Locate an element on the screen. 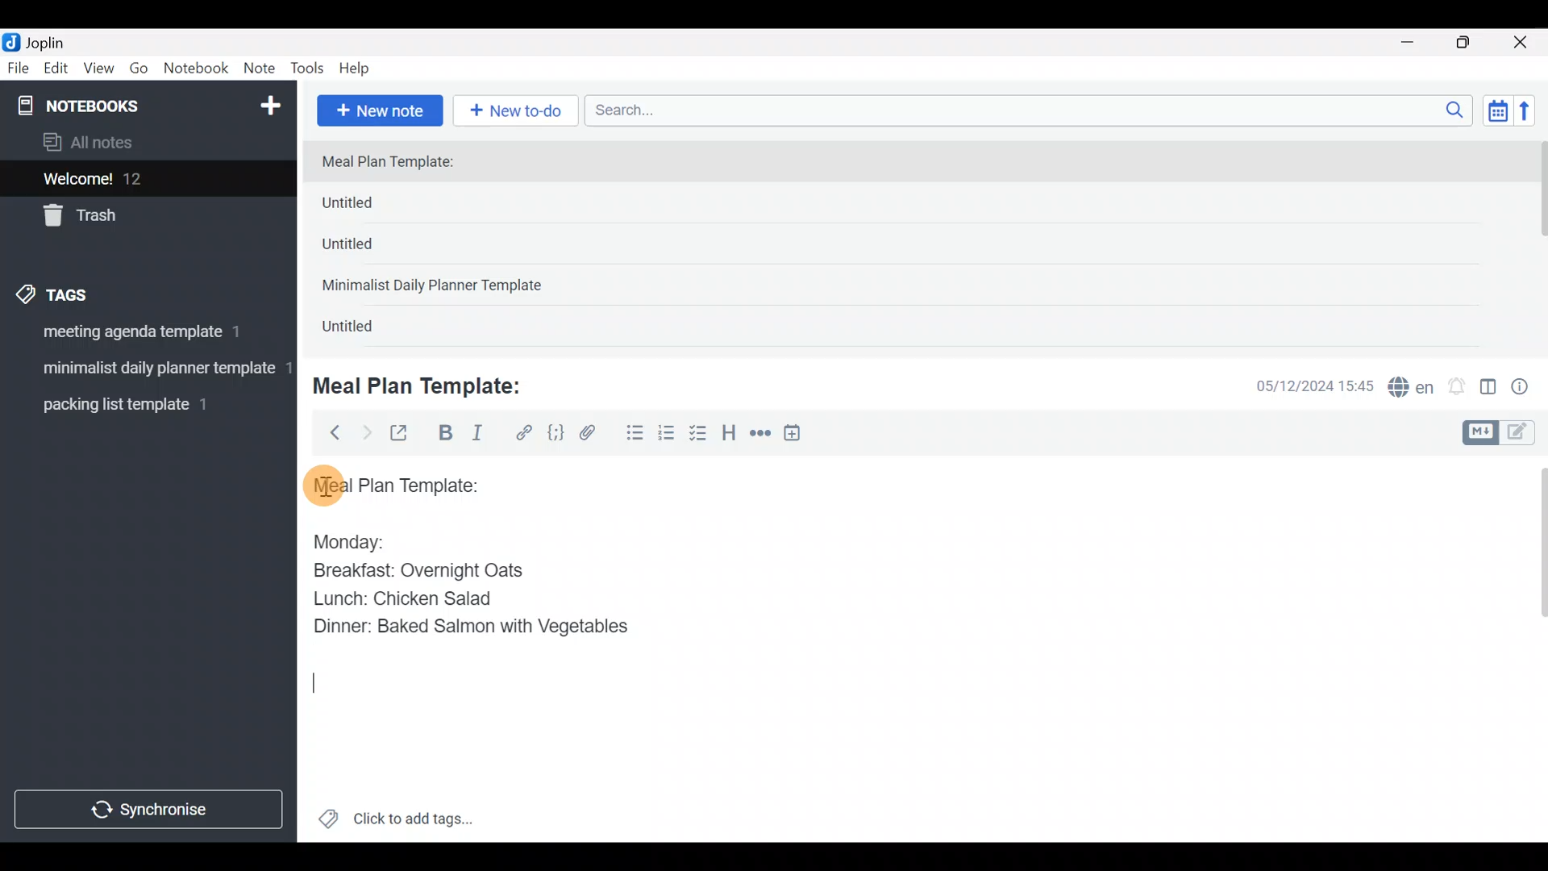 Image resolution: width=1548 pixels, height=871 pixels. Notebooks is located at coordinates (114, 105).